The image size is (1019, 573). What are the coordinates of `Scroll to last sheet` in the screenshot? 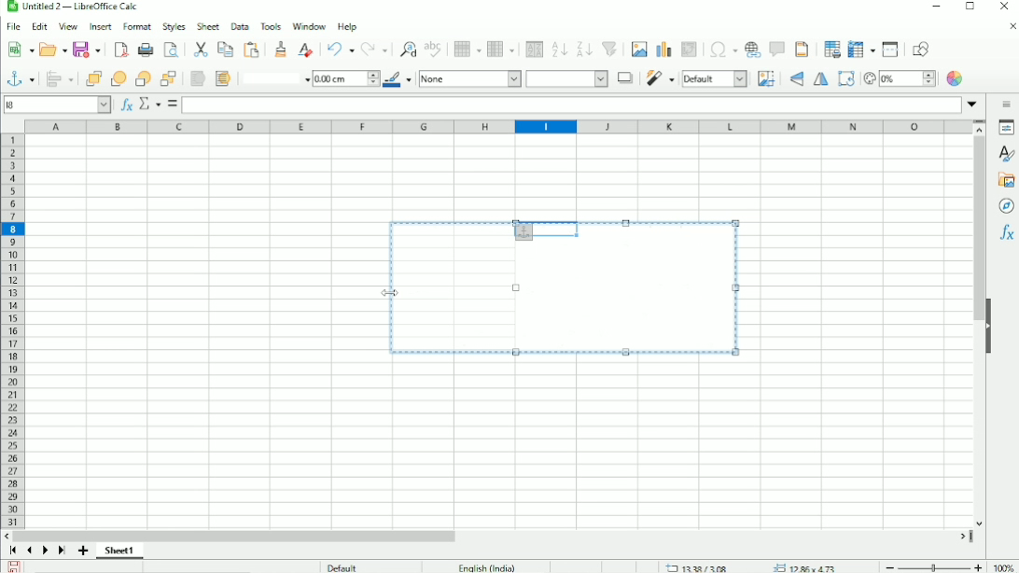 It's located at (62, 552).